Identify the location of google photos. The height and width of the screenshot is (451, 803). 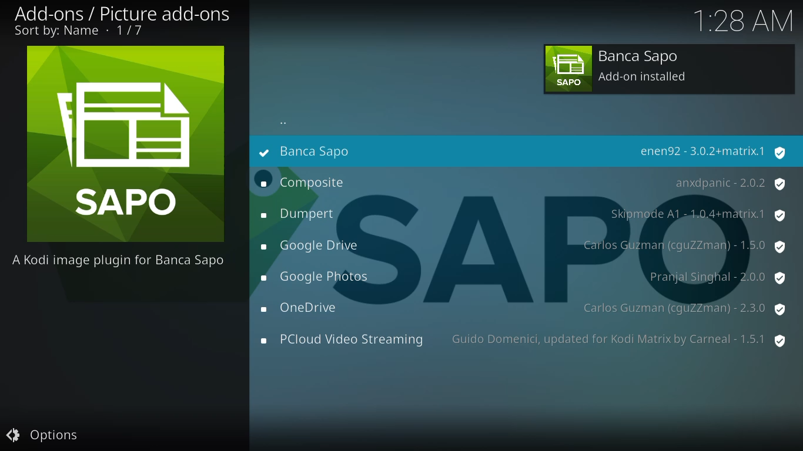
(317, 278).